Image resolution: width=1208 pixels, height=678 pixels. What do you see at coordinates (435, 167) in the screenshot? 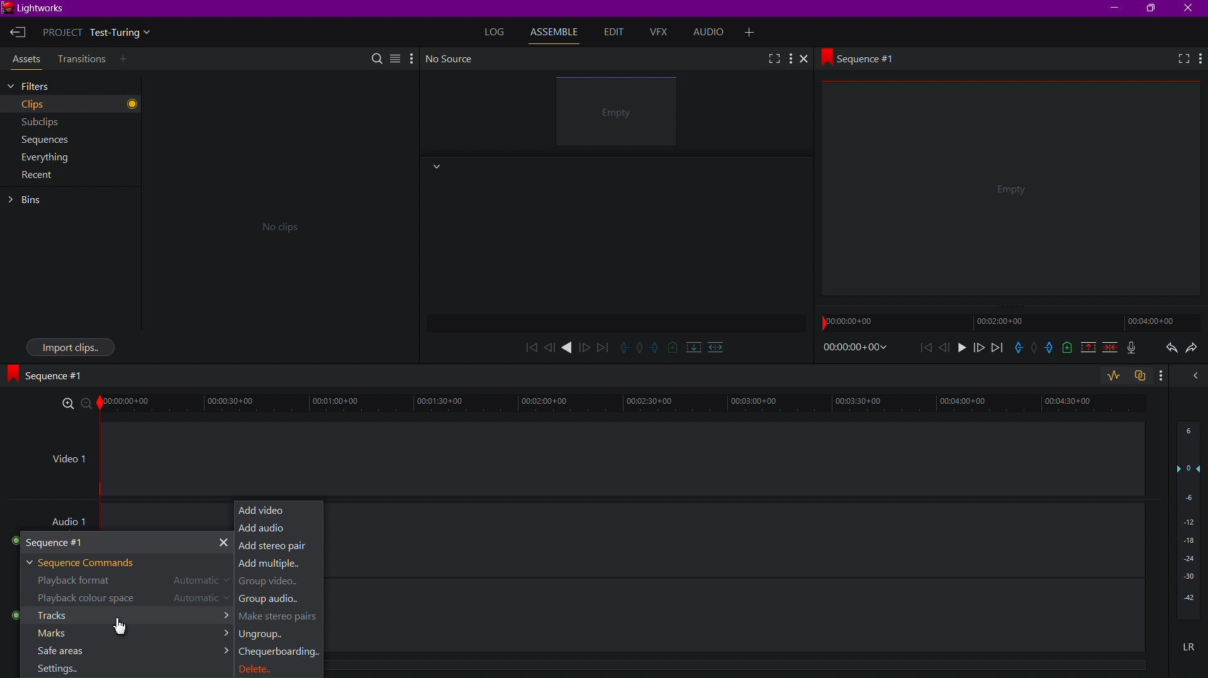
I see `Collapse` at bounding box center [435, 167].